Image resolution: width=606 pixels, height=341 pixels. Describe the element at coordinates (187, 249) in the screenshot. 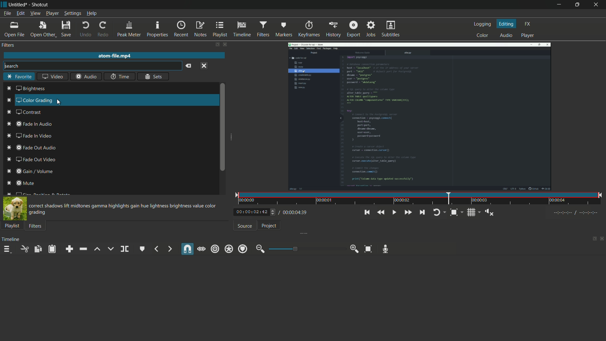

I see `snap` at that location.